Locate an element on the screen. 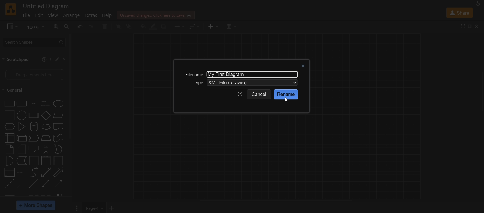 Image resolution: width=484 pixels, height=213 pixels. page 1 is located at coordinates (96, 208).